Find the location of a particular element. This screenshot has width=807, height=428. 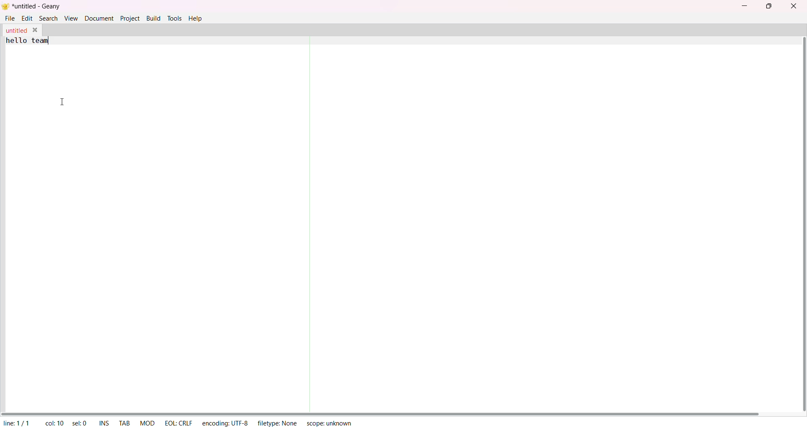

edit is located at coordinates (26, 18).